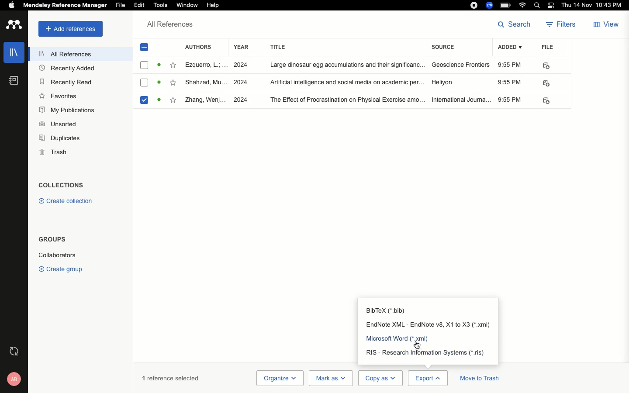 The height and width of the screenshot is (393, 629). What do you see at coordinates (426, 352) in the screenshot?
I see `RIS` at bounding box center [426, 352].